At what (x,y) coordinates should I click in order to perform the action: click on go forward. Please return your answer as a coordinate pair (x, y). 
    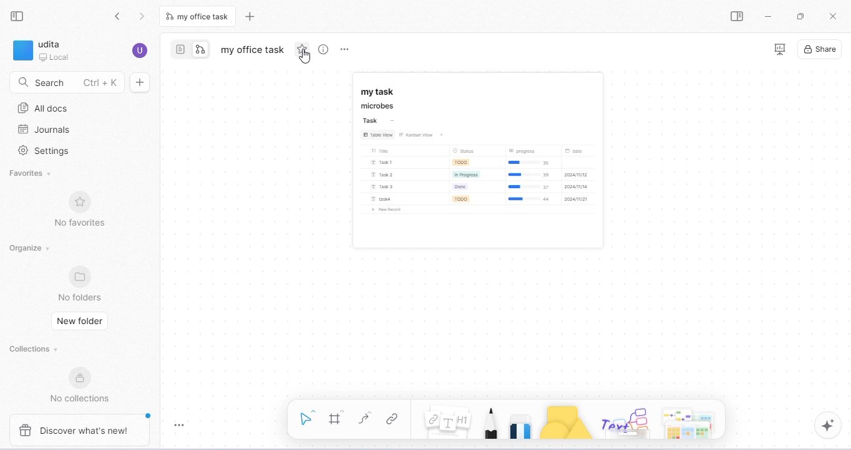
    Looking at the image, I should click on (142, 17).